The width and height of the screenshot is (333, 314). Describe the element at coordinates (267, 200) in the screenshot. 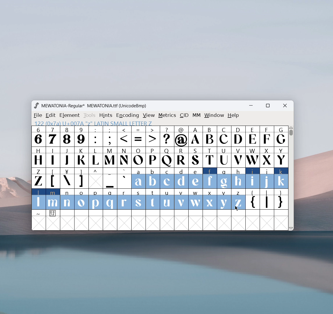

I see `|` at that location.